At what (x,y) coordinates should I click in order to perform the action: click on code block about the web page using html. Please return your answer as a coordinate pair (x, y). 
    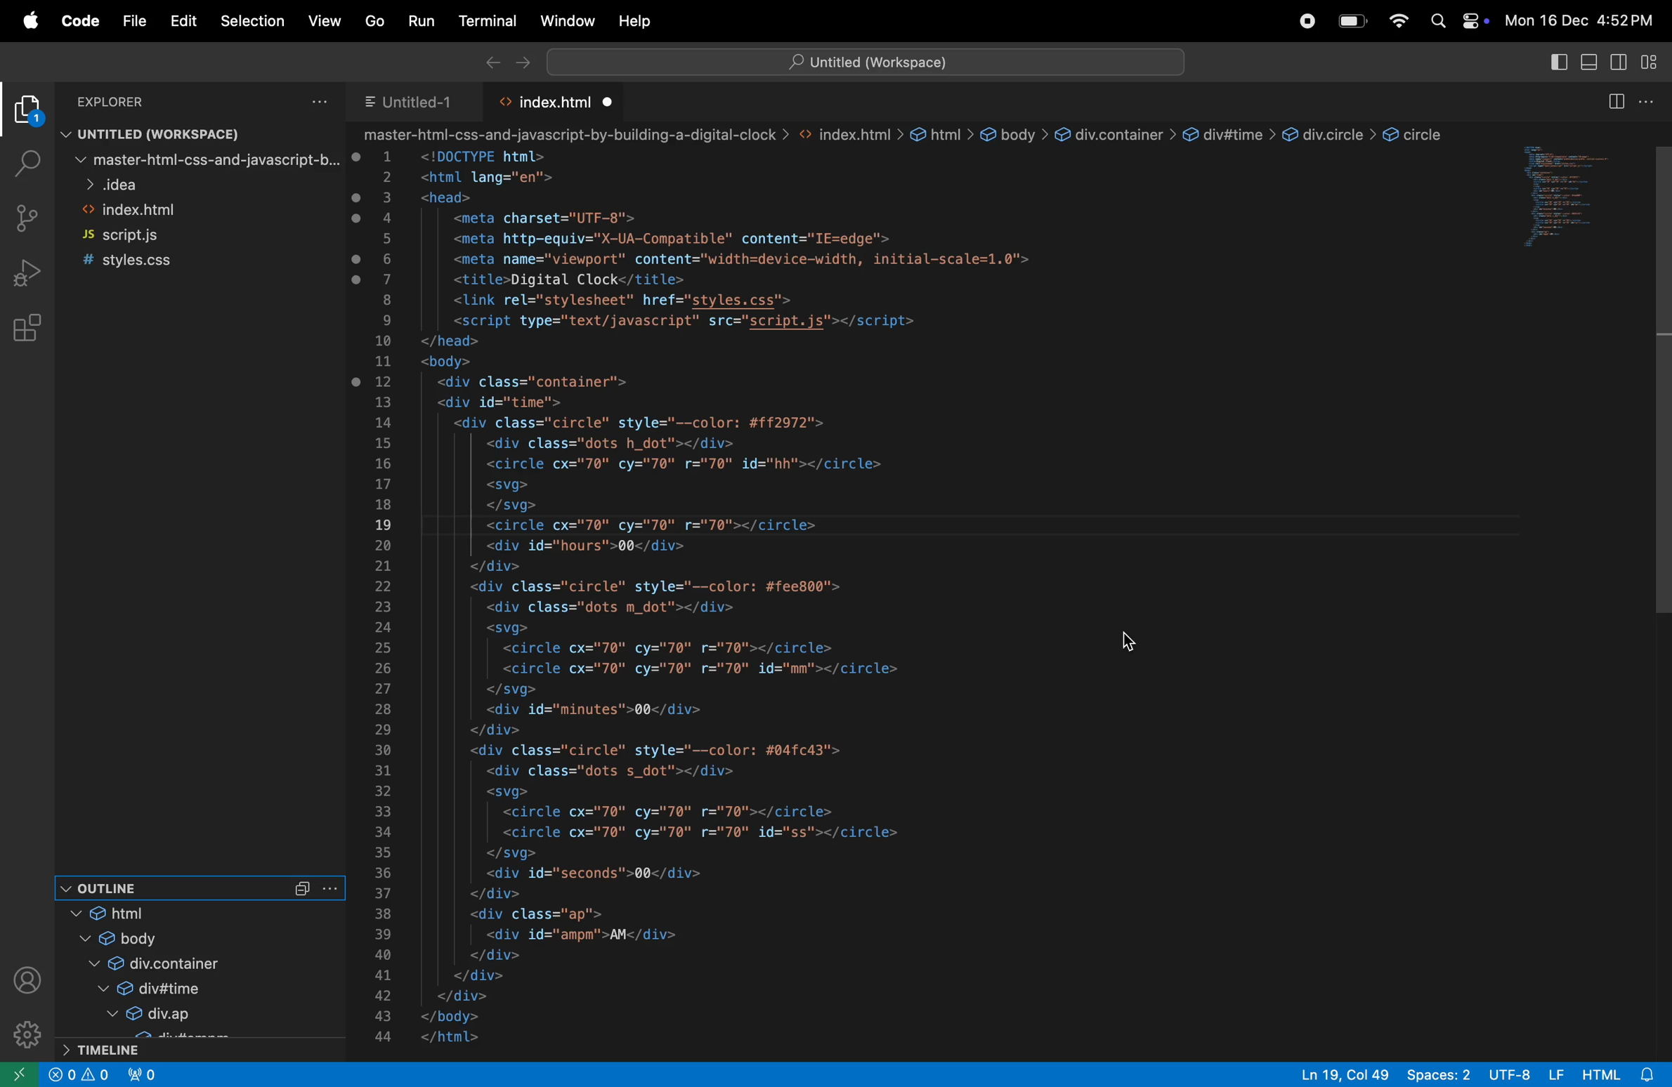
    Looking at the image, I should click on (910, 592).